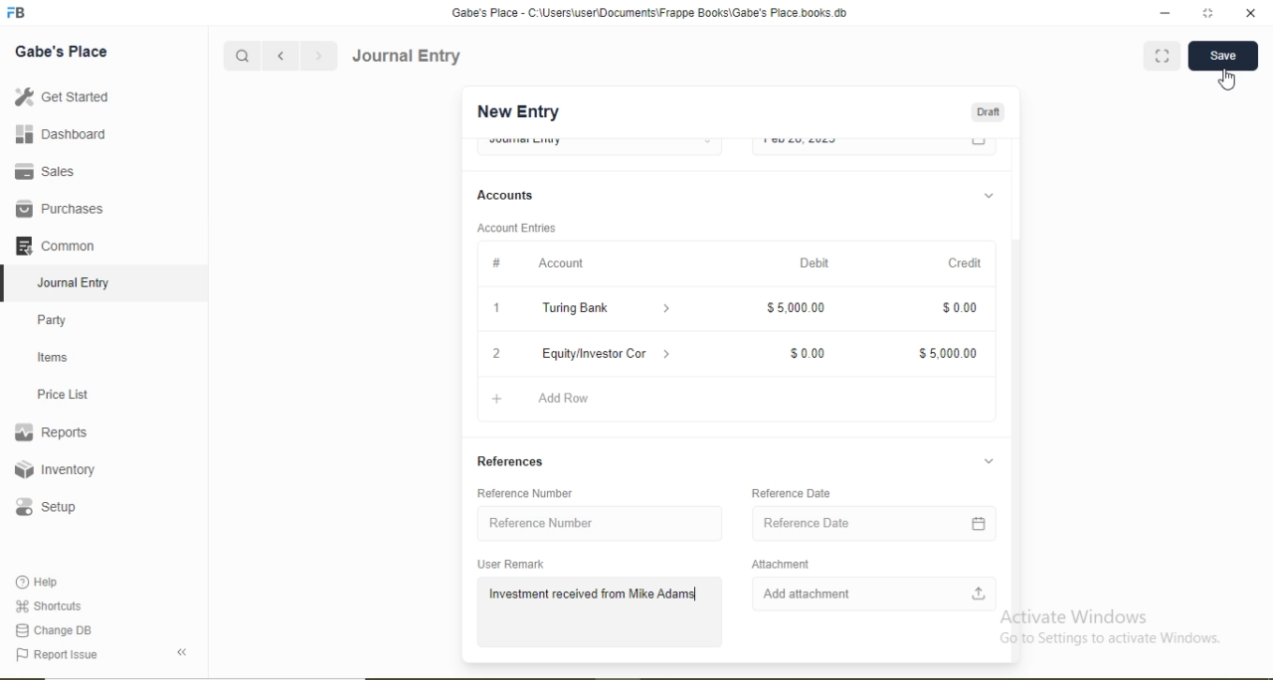 This screenshot has height=680, width=1273. I want to click on Purchases, so click(59, 209).